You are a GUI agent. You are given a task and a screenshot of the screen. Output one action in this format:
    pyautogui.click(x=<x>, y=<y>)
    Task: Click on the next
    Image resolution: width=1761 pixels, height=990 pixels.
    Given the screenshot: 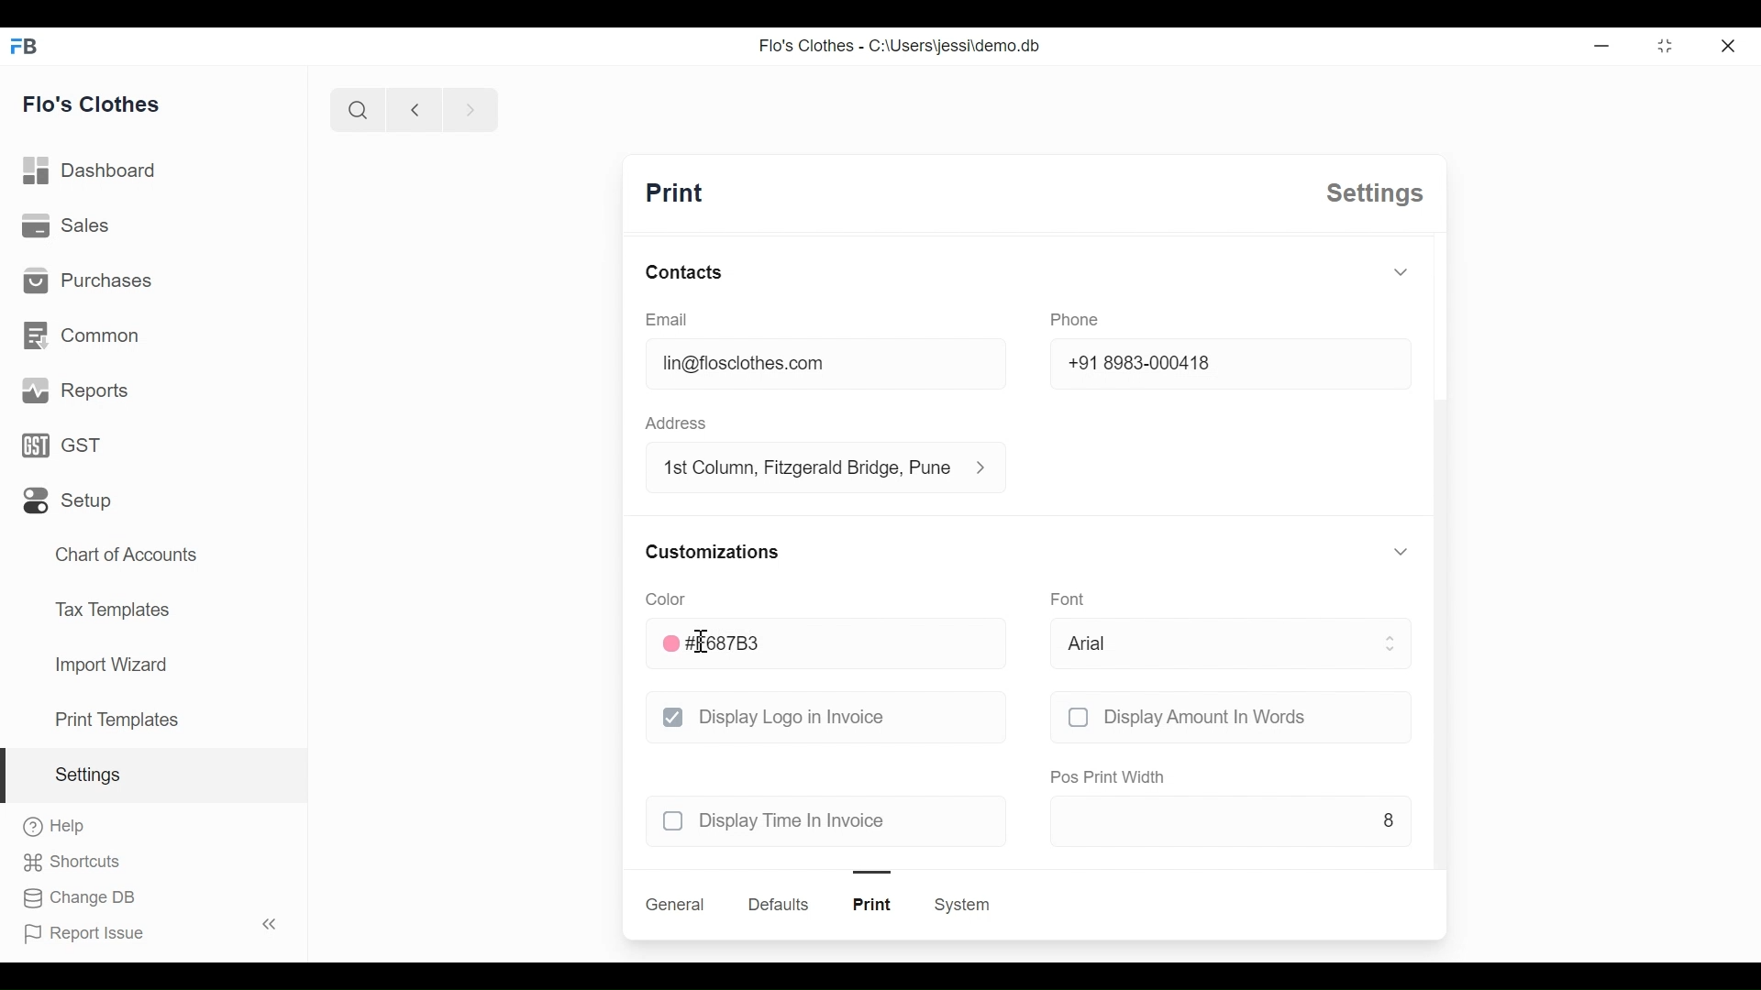 What is the action you would take?
    pyautogui.click(x=471, y=109)
    